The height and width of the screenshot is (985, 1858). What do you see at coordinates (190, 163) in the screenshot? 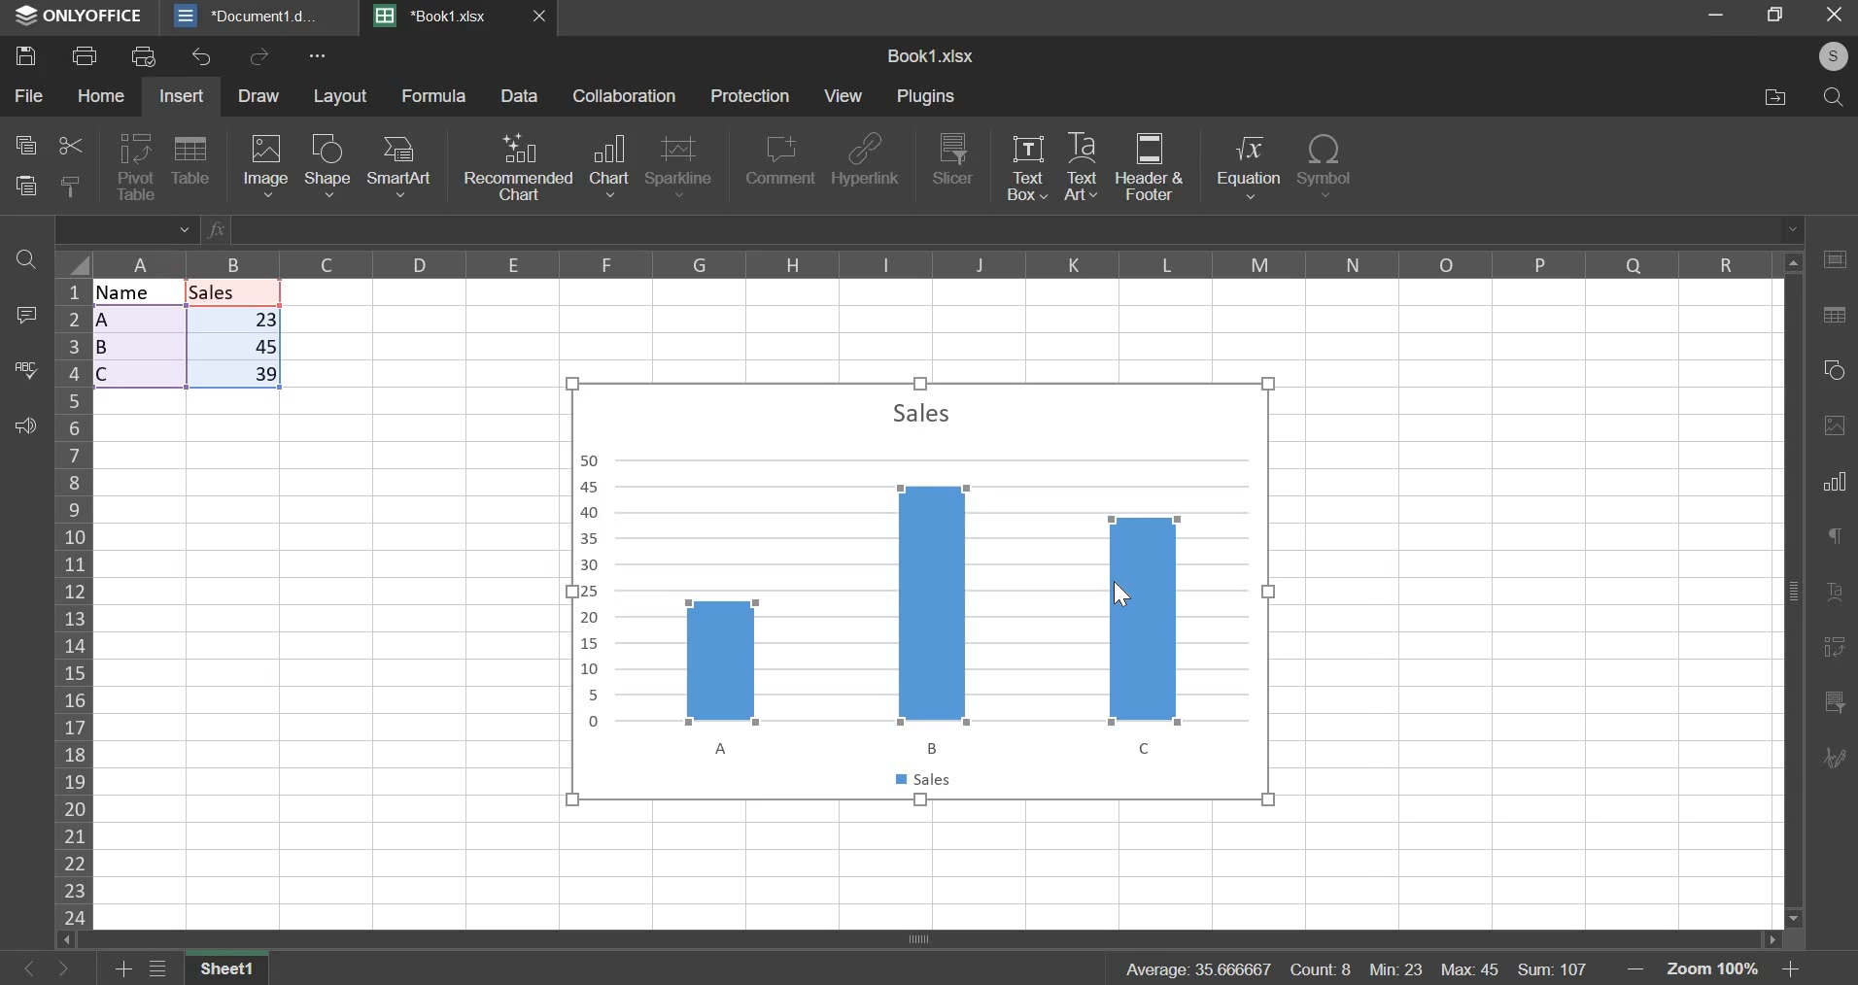
I see `table` at bounding box center [190, 163].